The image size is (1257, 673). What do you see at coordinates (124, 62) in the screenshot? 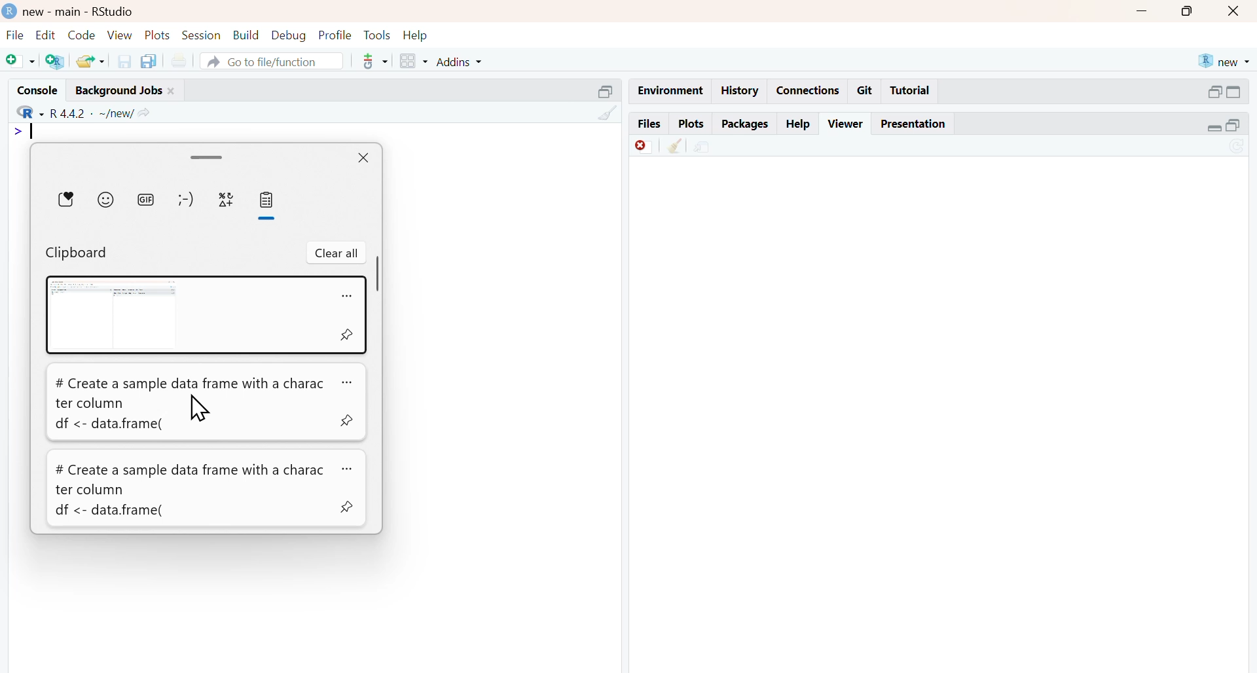
I see `save` at bounding box center [124, 62].